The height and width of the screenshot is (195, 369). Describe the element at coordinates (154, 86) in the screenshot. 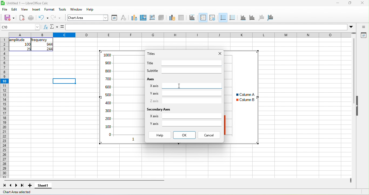

I see `X axis` at that location.